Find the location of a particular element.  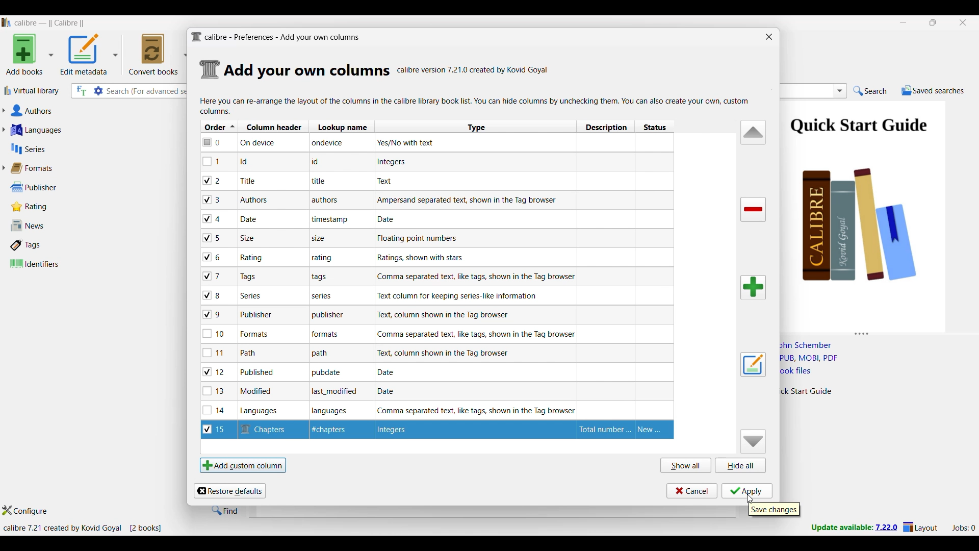

Search is located at coordinates (870, 91).